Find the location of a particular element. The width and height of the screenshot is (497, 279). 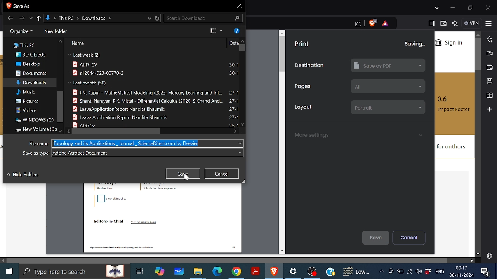

Move up is located at coordinates (61, 41).